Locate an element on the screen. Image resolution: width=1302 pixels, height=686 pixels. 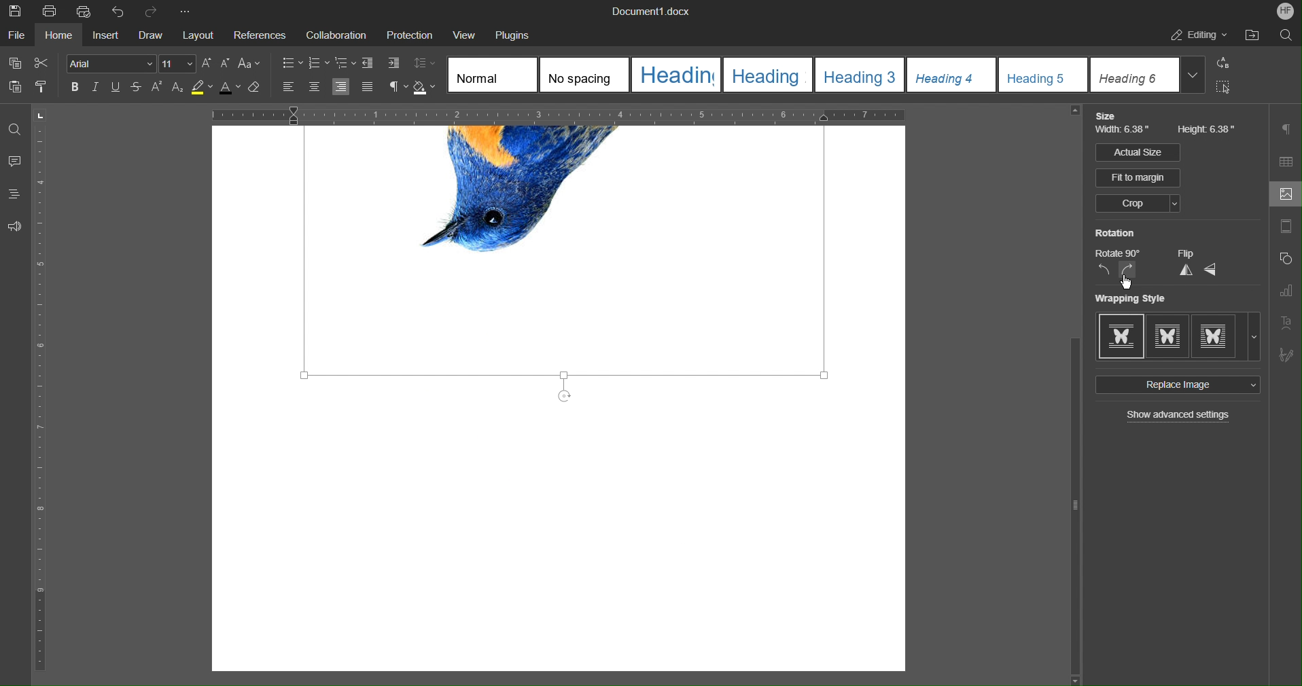
No spacing is located at coordinates (582, 75).